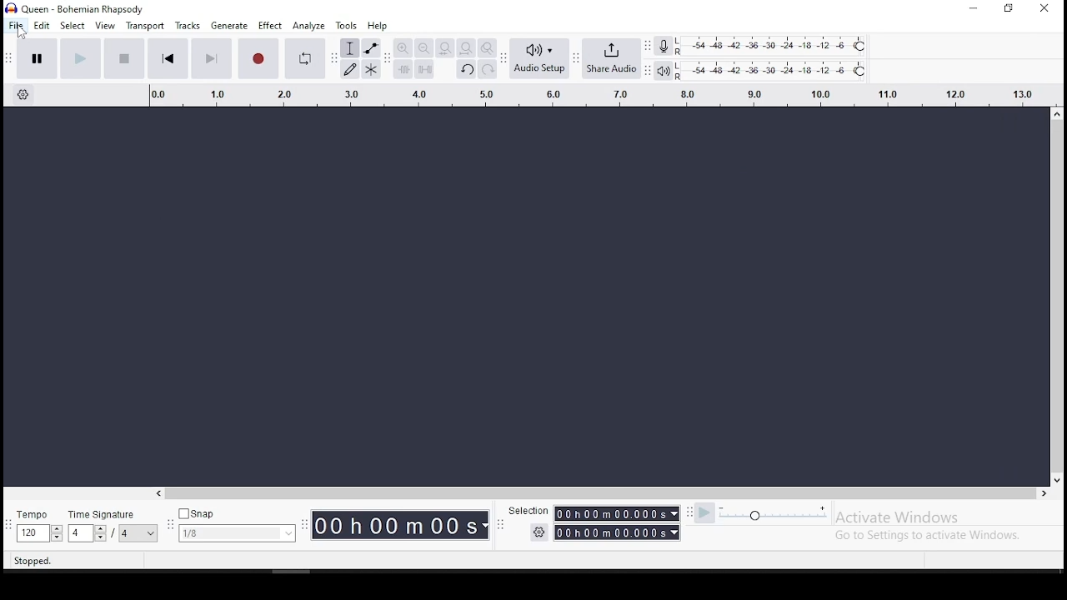  What do you see at coordinates (423, 48) in the screenshot?
I see `zoom out` at bounding box center [423, 48].